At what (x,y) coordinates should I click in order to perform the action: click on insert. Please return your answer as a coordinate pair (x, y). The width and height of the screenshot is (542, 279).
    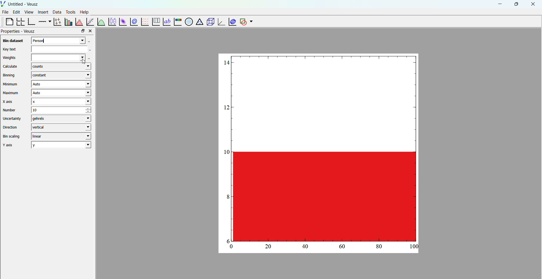
    Looking at the image, I should click on (42, 12).